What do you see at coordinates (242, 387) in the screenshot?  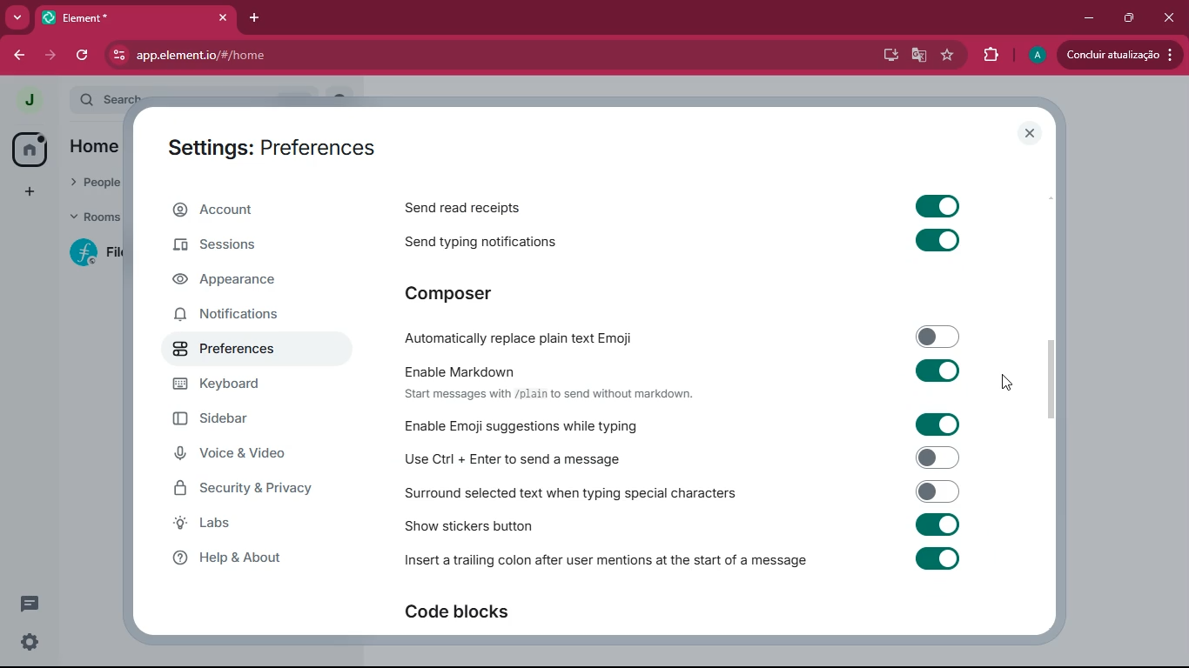 I see `keyboard` at bounding box center [242, 387].